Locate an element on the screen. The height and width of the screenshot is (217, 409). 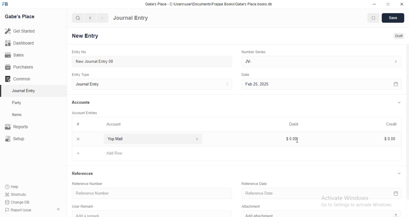
expand/collapse is located at coordinates (399, 103).